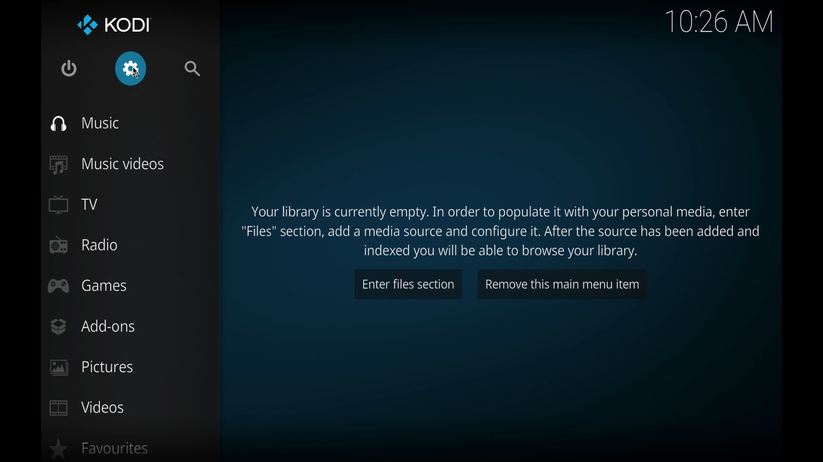 This screenshot has width=823, height=462. What do you see at coordinates (115, 25) in the screenshot?
I see `kodi` at bounding box center [115, 25].